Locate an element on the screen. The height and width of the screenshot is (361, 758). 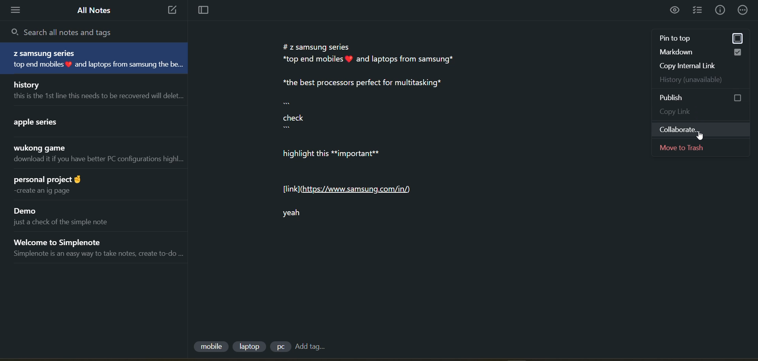
data from current note is located at coordinates (380, 138).